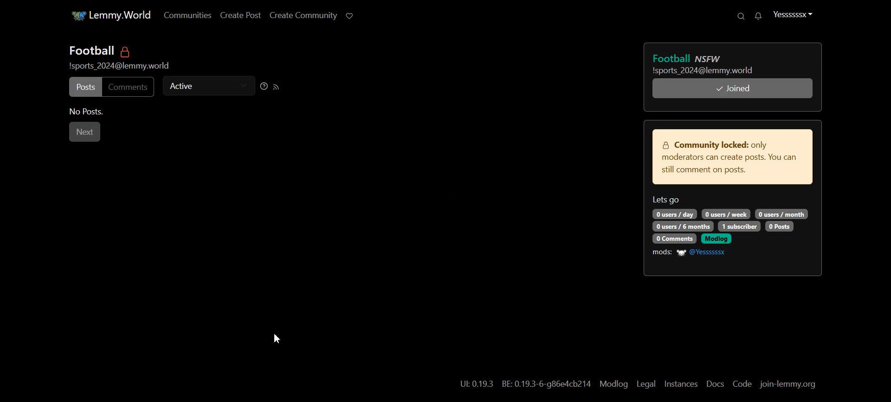  What do you see at coordinates (298, 15) in the screenshot?
I see `Create Community` at bounding box center [298, 15].